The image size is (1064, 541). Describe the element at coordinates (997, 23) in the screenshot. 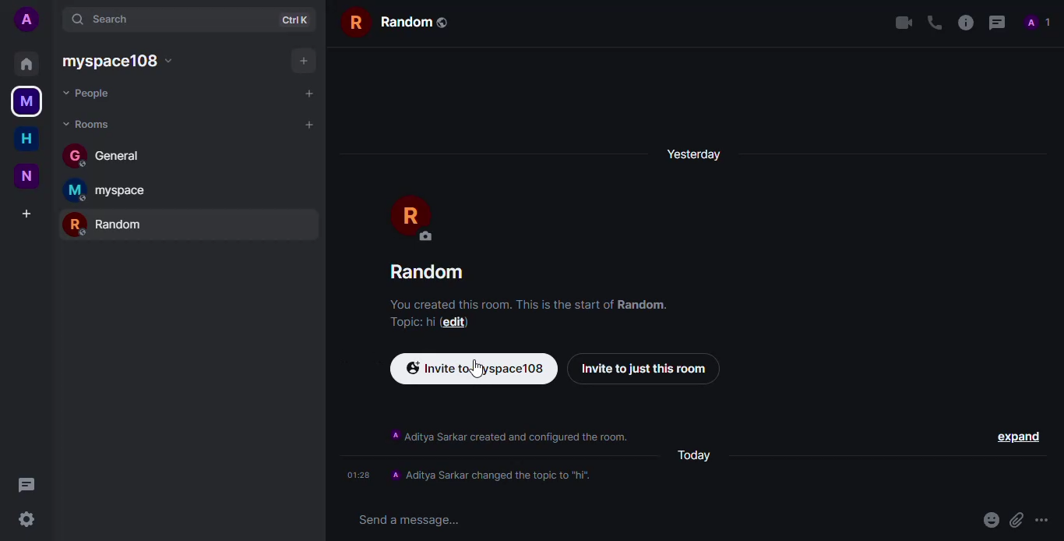

I see `threads` at that location.